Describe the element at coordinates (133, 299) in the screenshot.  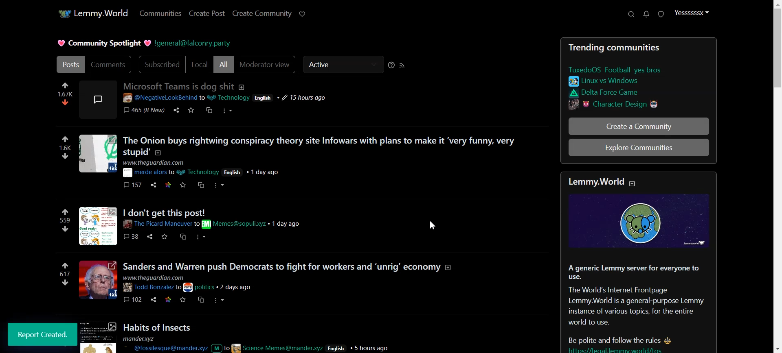
I see `comments` at that location.